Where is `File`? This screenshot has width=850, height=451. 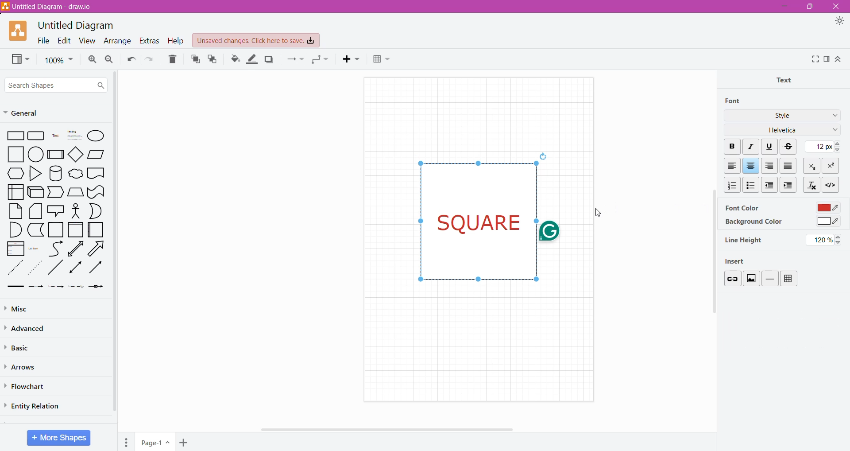 File is located at coordinates (43, 40).